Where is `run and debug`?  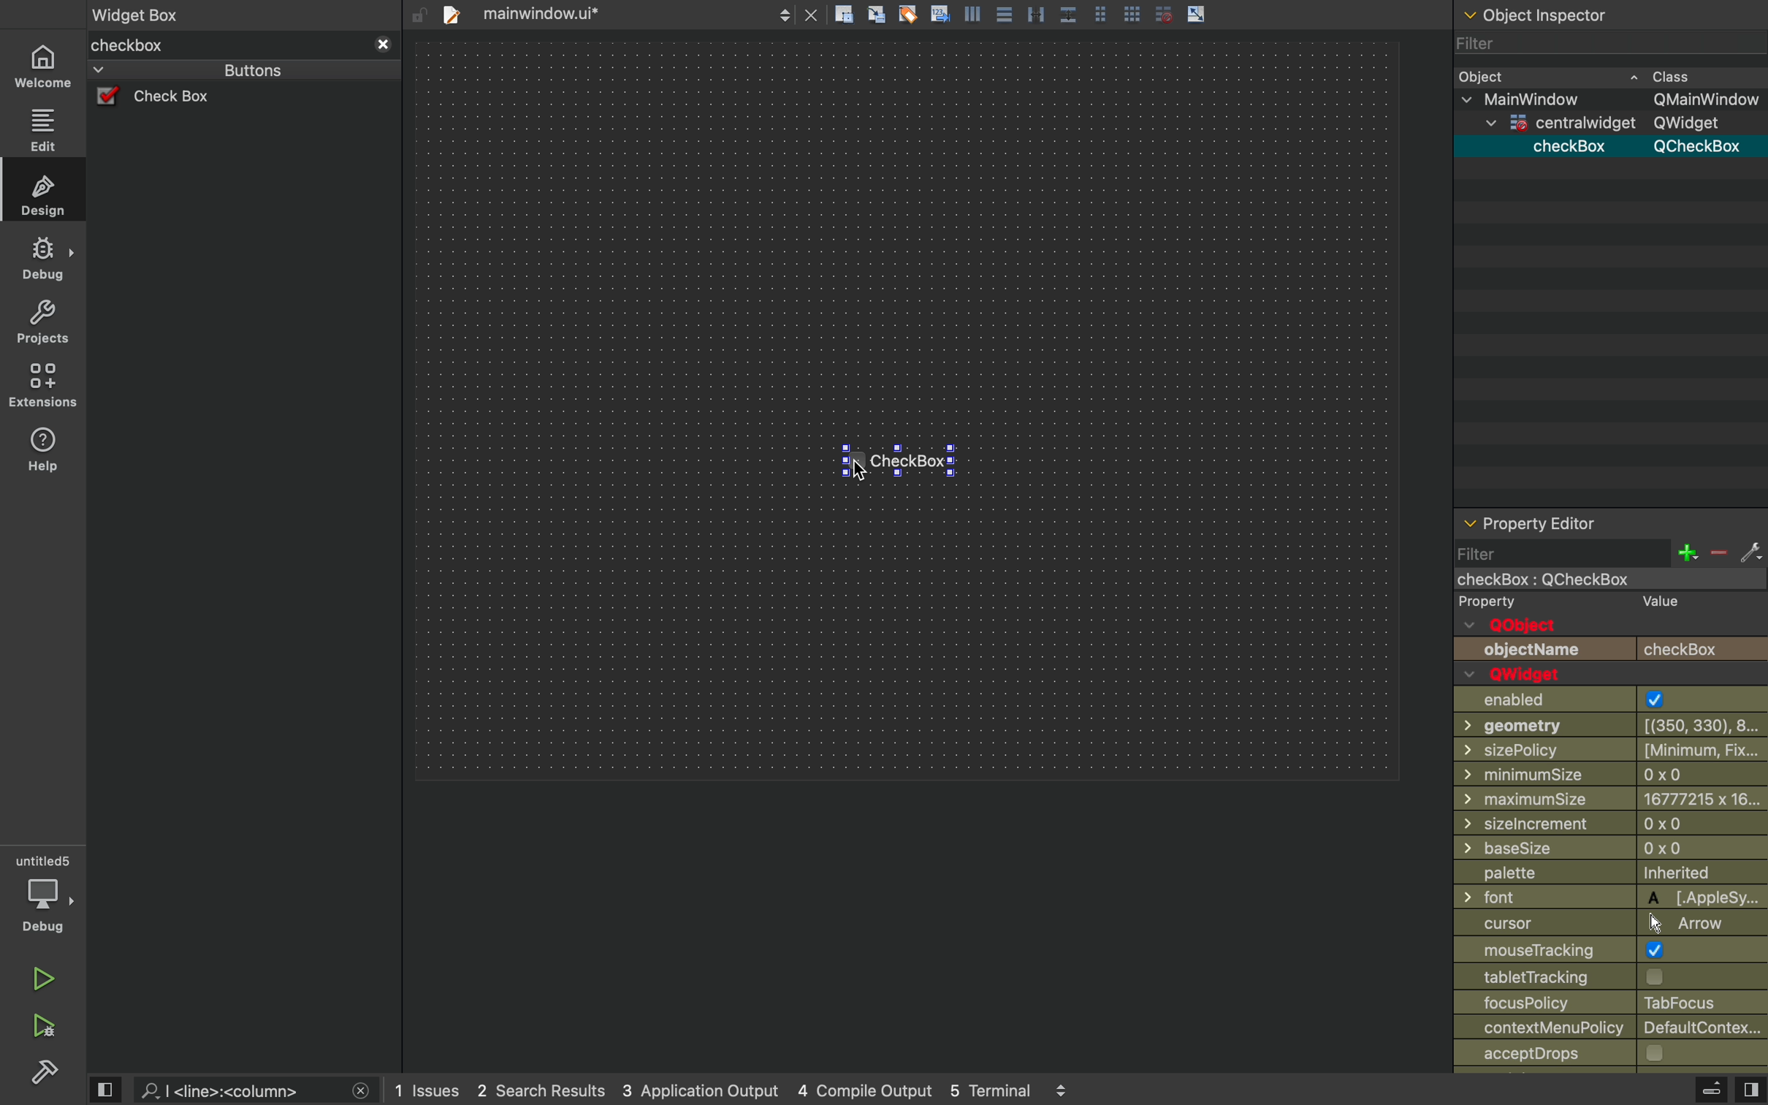
run and debug is located at coordinates (40, 1028).